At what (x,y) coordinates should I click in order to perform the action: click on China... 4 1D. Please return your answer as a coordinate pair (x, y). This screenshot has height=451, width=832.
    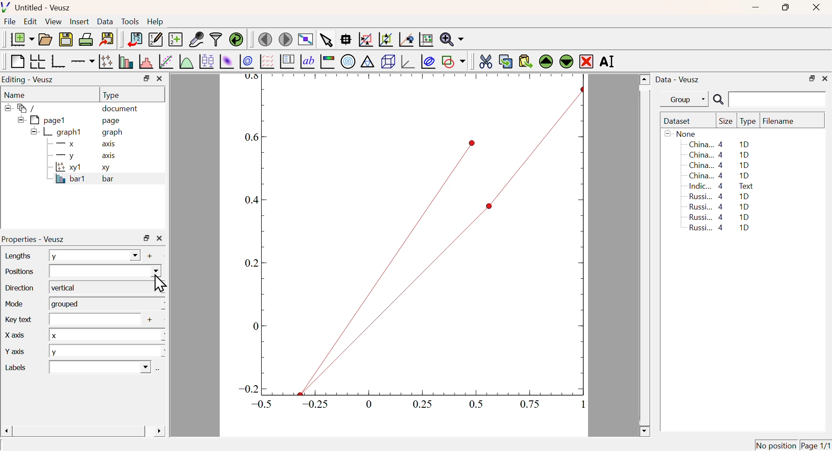
    Looking at the image, I should click on (719, 176).